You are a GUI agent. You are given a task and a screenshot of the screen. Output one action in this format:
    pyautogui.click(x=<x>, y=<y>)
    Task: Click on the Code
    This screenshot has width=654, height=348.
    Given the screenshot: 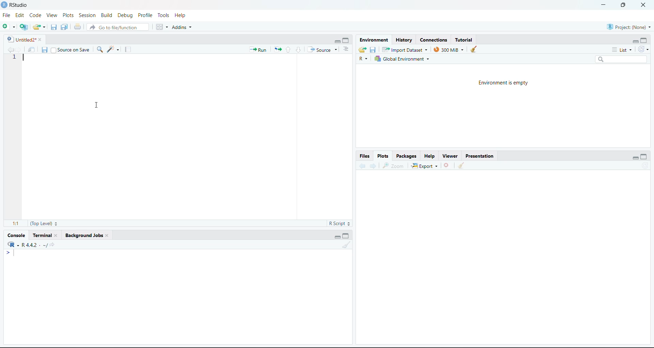 What is the action you would take?
    pyautogui.click(x=35, y=16)
    